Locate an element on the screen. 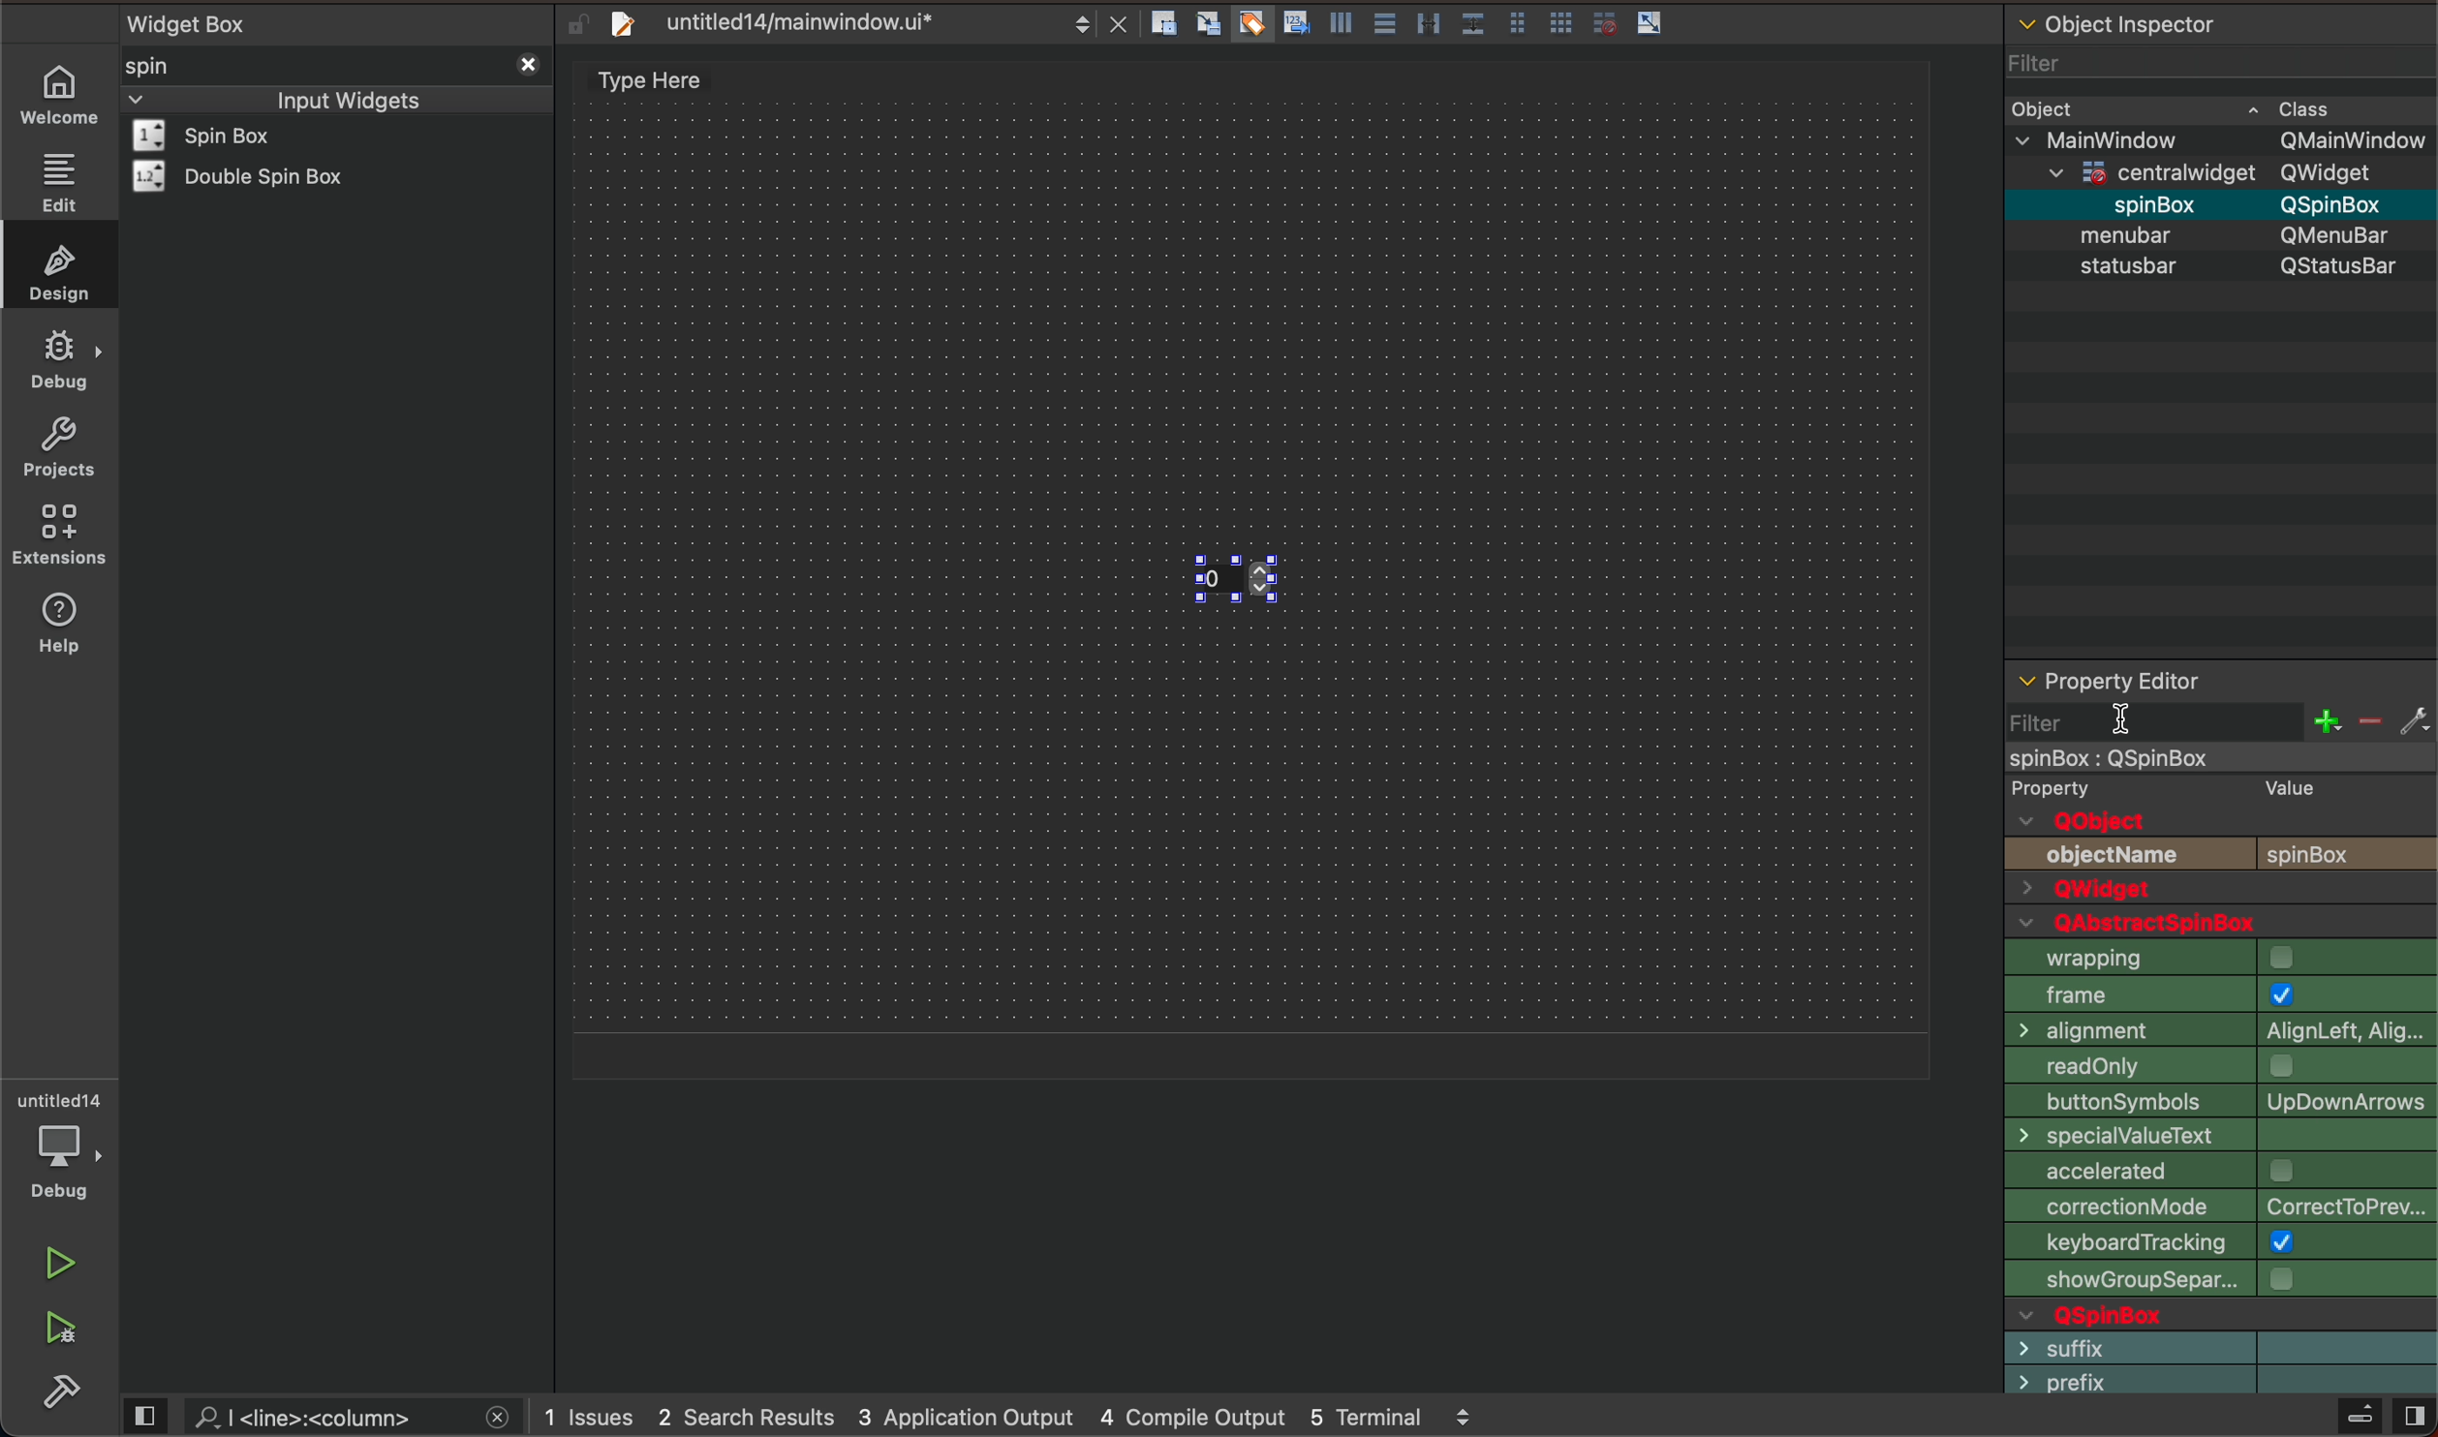 Image resolution: width=2438 pixels, height=1437 pixels. file tab is located at coordinates (847, 22).